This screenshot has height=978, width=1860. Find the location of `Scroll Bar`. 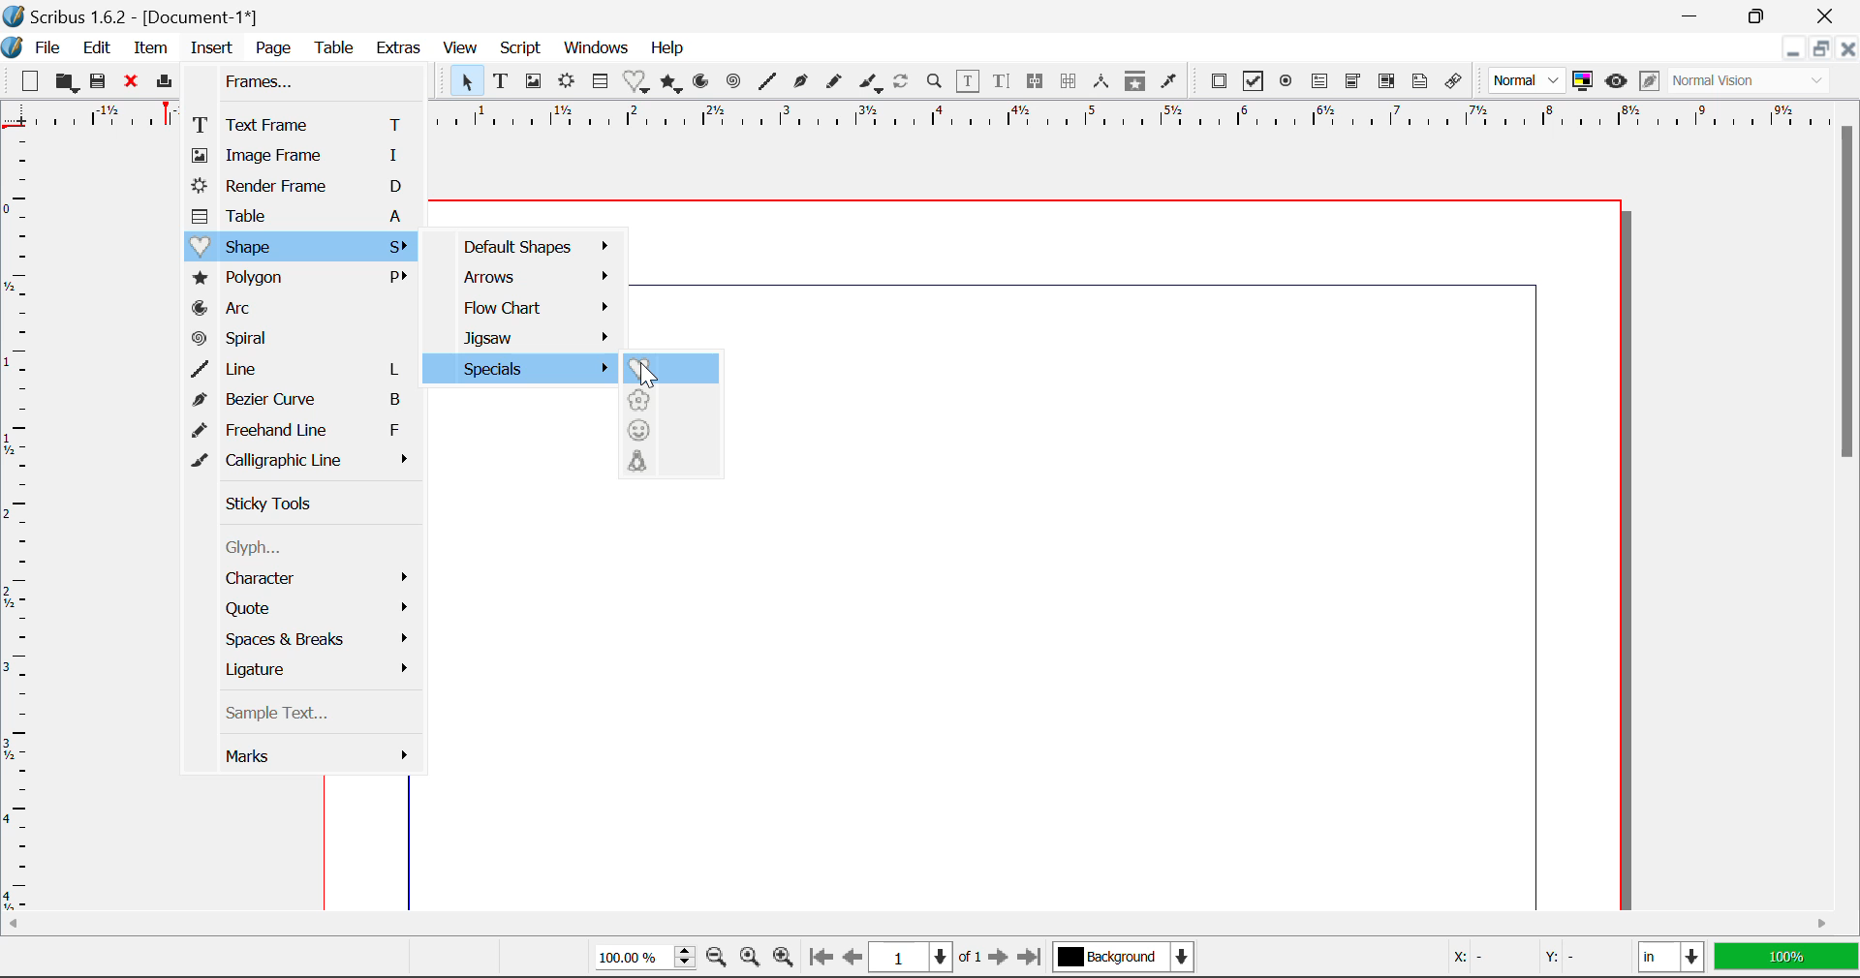

Scroll Bar is located at coordinates (1848, 501).